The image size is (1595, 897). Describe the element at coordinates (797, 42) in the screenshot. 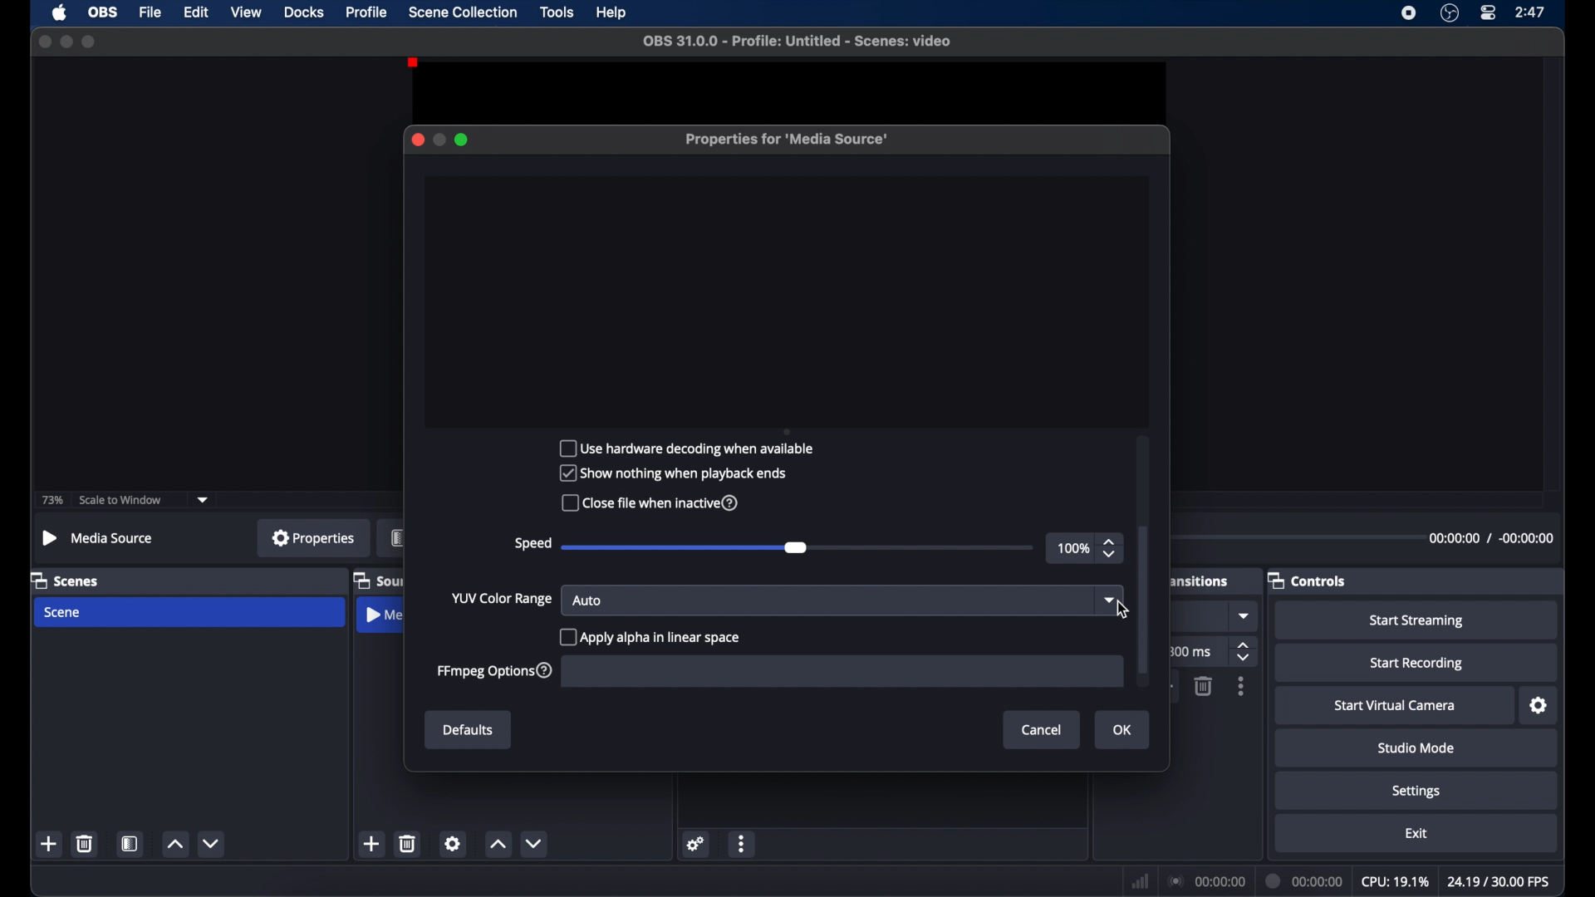

I see `file name` at that location.